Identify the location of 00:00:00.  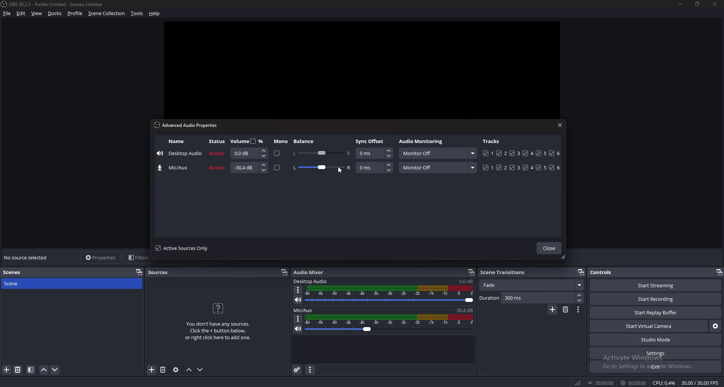
(601, 382).